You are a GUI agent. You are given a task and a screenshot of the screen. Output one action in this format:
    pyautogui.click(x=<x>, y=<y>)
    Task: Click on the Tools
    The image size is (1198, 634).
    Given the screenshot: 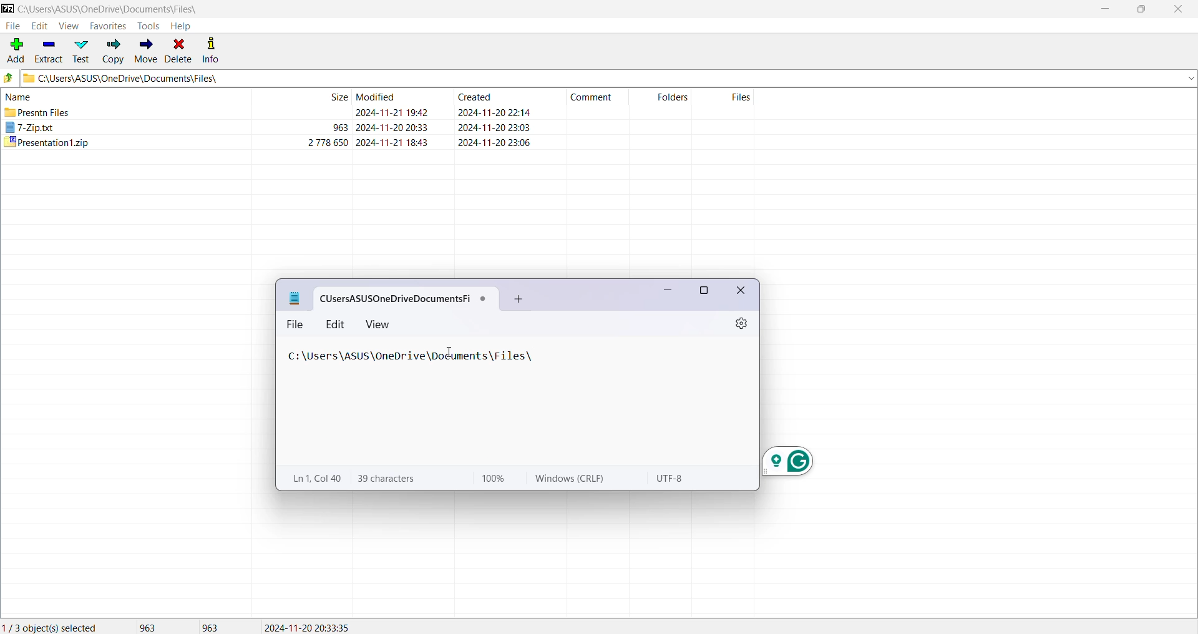 What is the action you would take?
    pyautogui.click(x=148, y=26)
    